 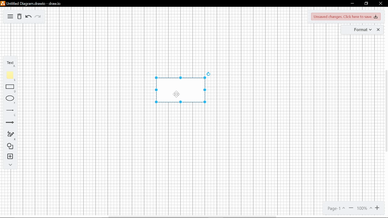 What do you see at coordinates (9, 17) in the screenshot?
I see `menu` at bounding box center [9, 17].